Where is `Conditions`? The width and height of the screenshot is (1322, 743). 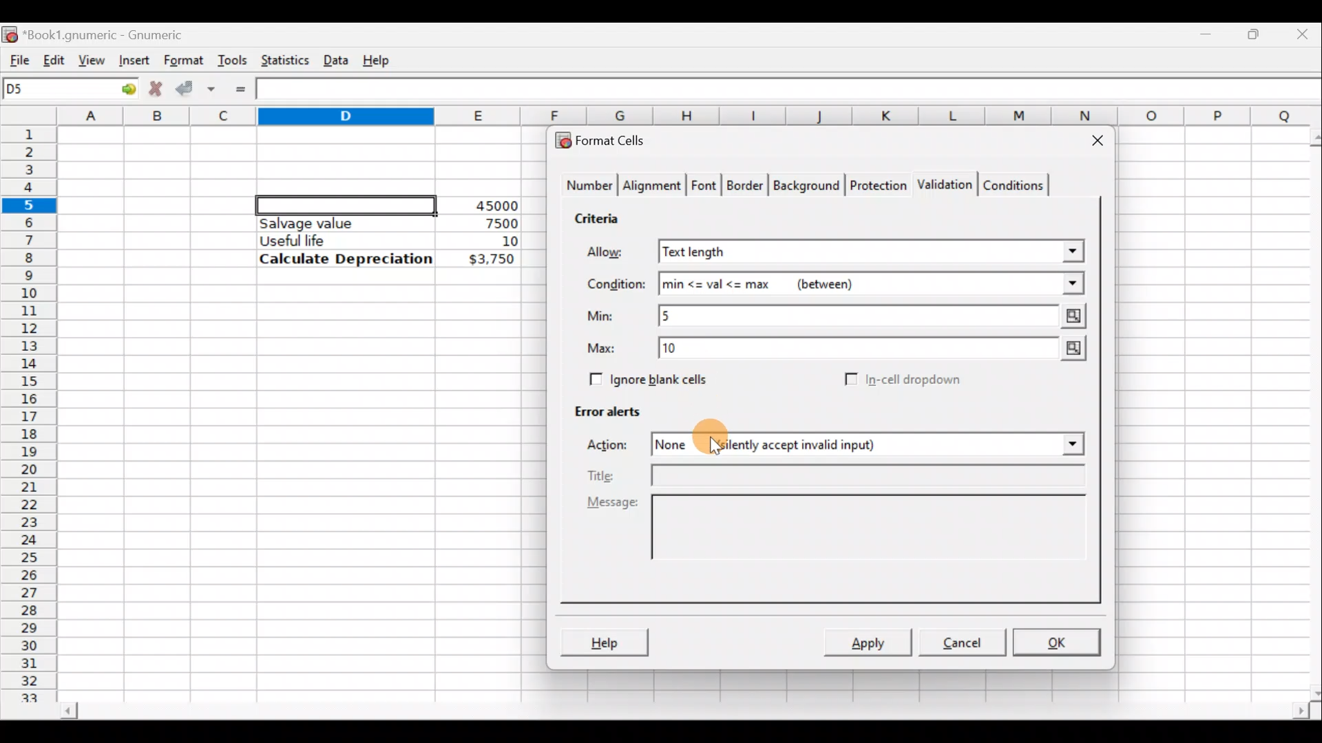 Conditions is located at coordinates (1013, 184).